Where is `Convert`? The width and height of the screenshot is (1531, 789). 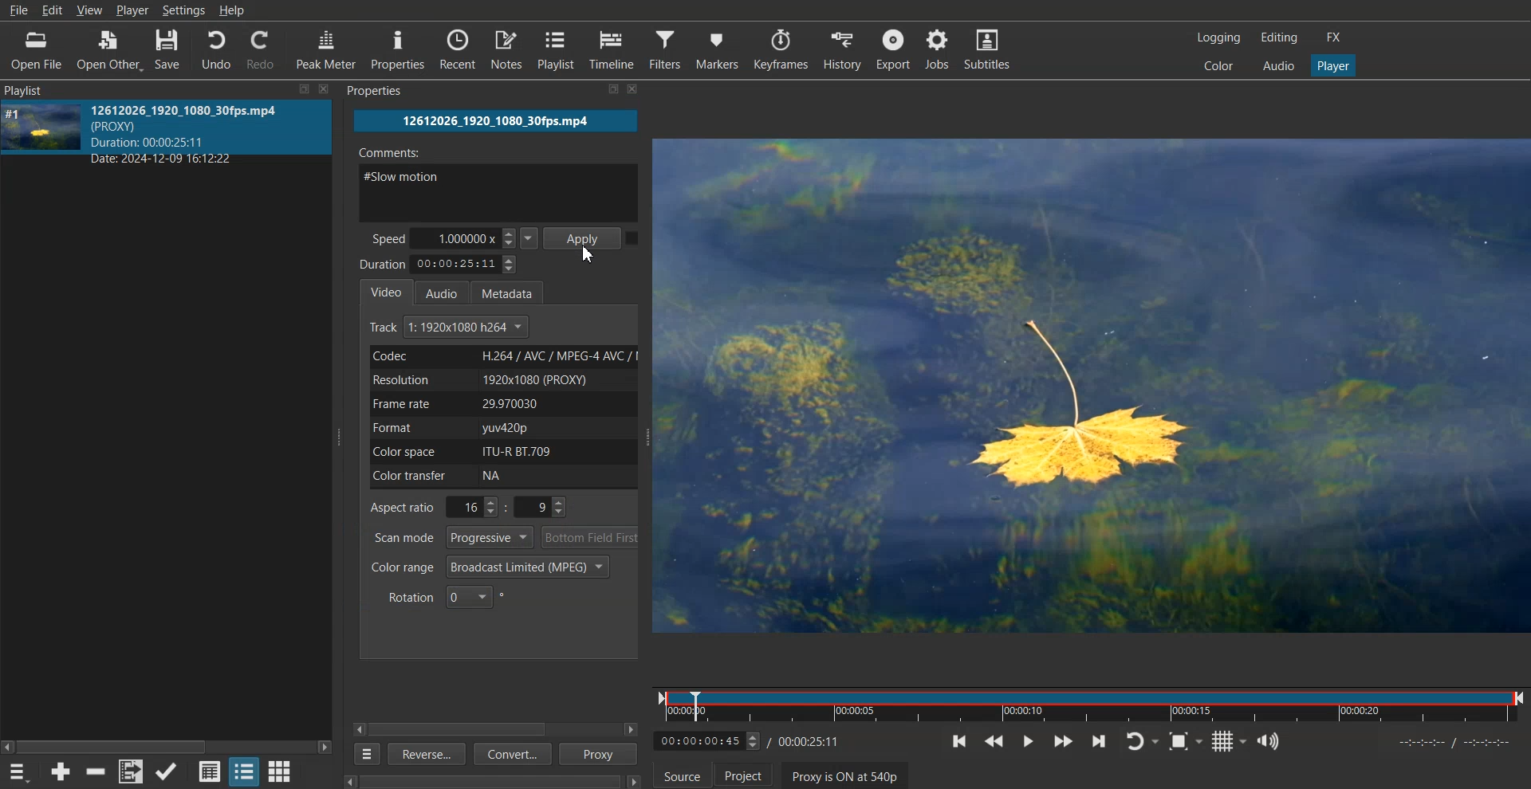 Convert is located at coordinates (510, 756).